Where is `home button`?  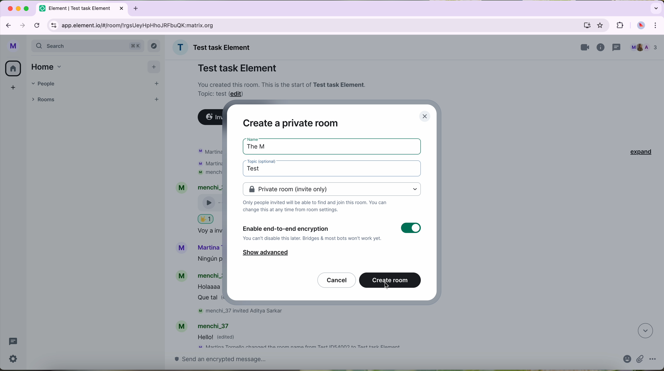 home button is located at coordinates (13, 69).